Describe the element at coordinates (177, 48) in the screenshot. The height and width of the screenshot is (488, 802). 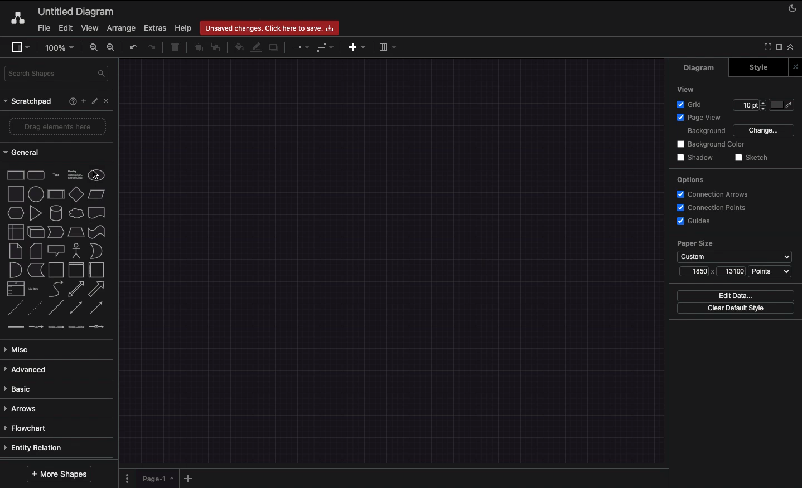
I see `Trash` at that location.